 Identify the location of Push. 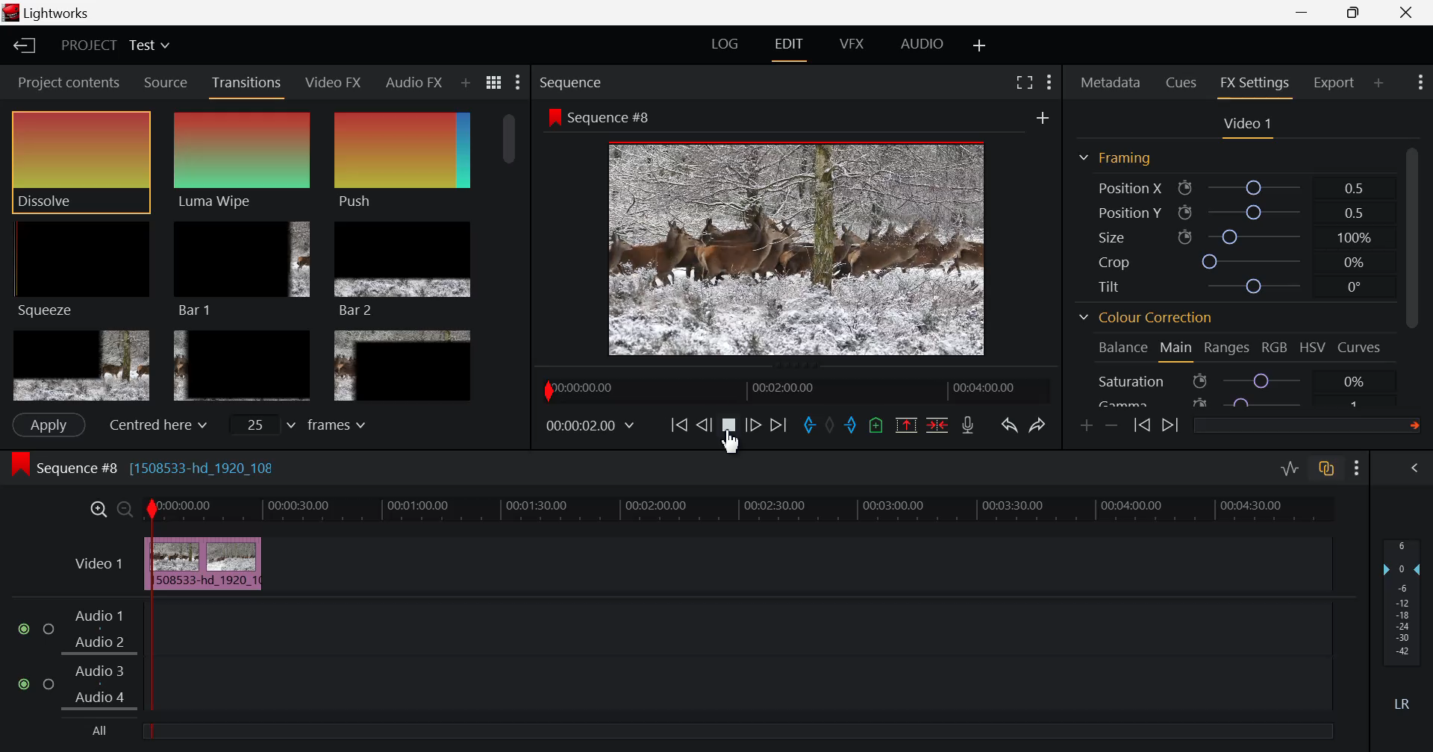
(402, 160).